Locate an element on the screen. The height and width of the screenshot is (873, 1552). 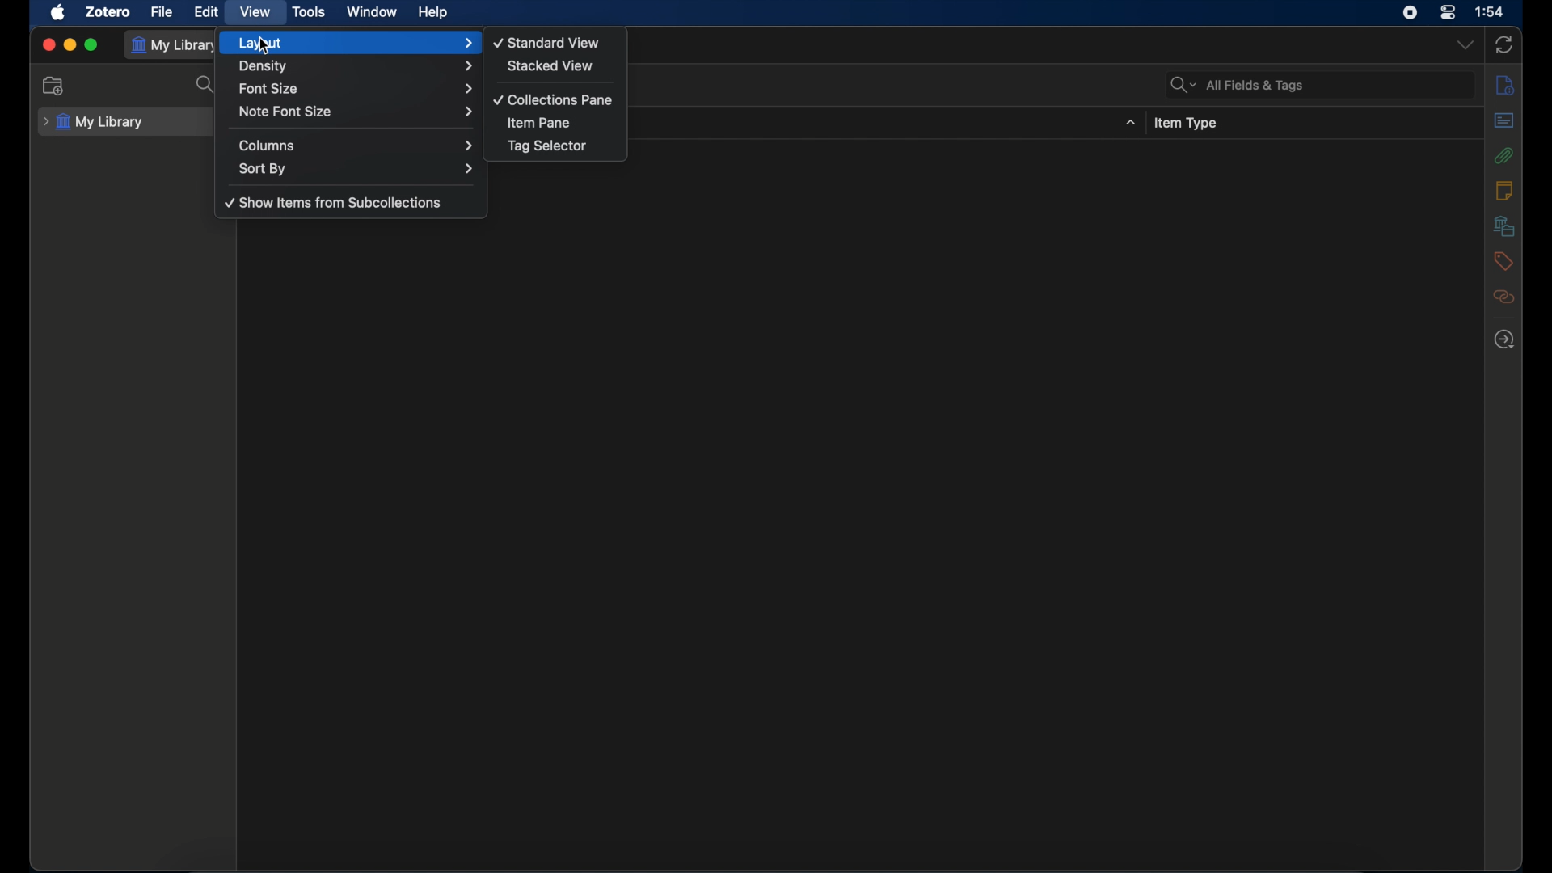
density is located at coordinates (357, 66).